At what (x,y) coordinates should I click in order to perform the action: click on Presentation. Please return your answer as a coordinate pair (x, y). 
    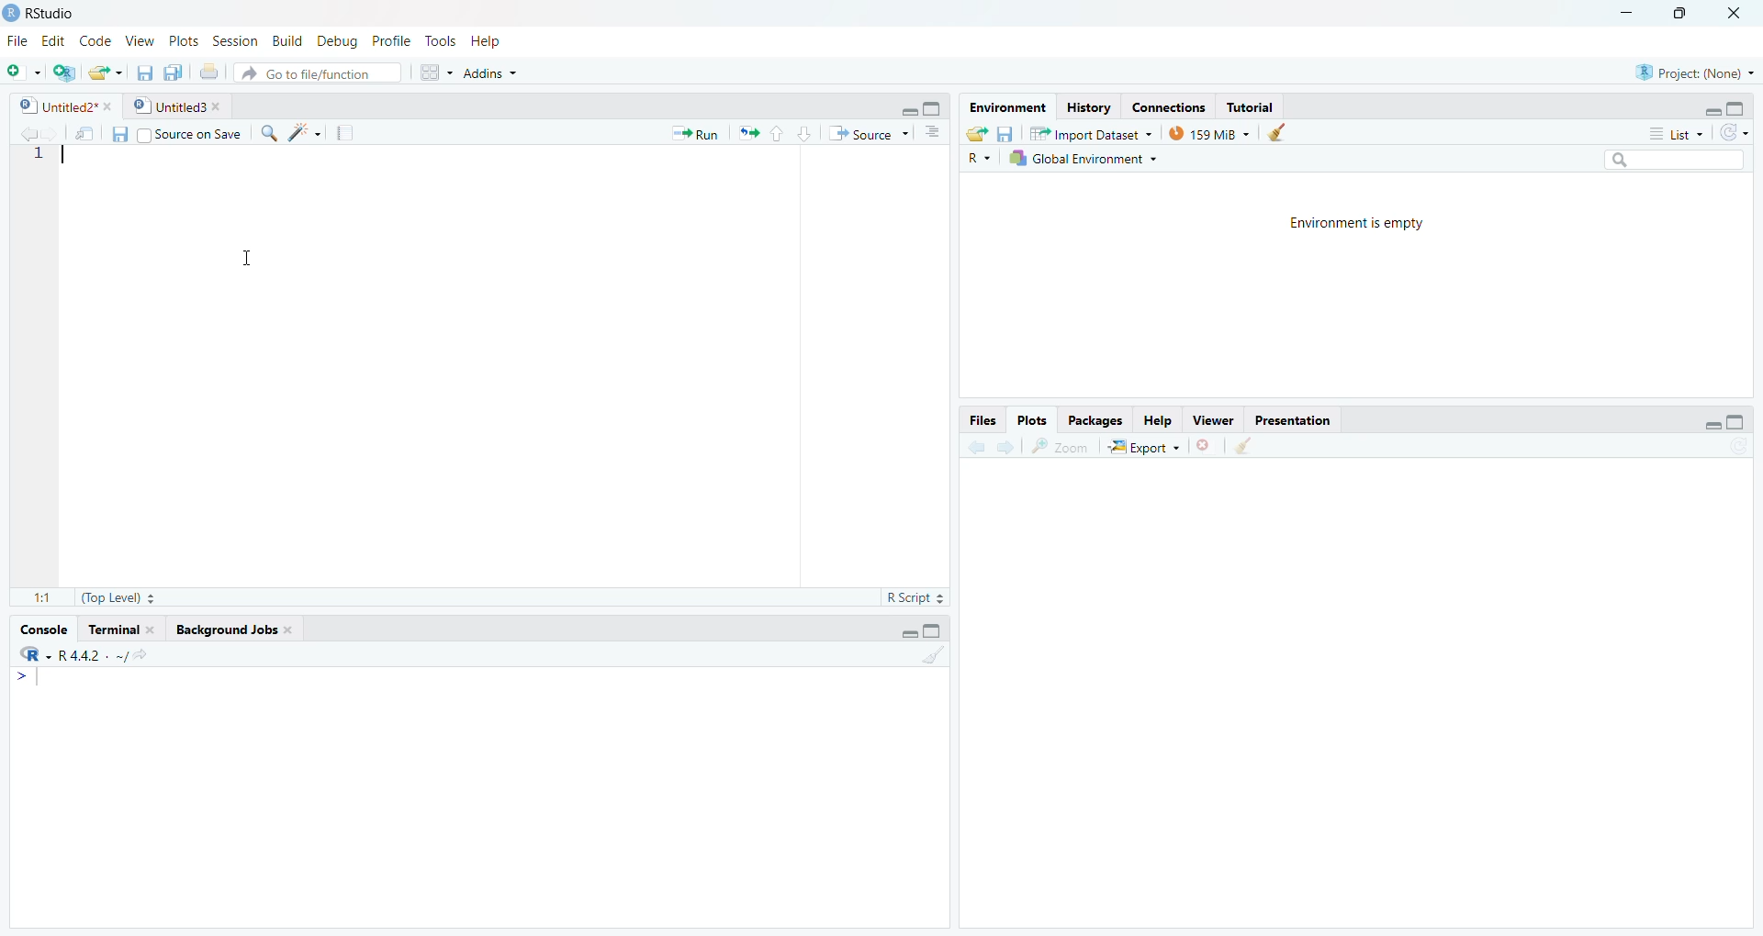
    Looking at the image, I should click on (1291, 421).